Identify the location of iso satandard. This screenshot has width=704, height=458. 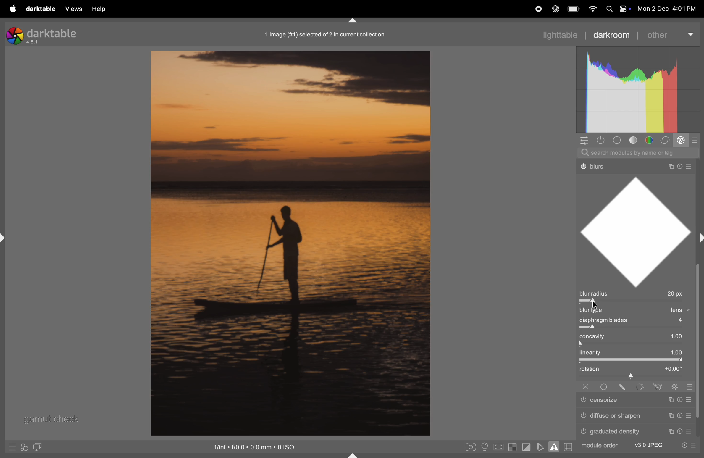
(255, 446).